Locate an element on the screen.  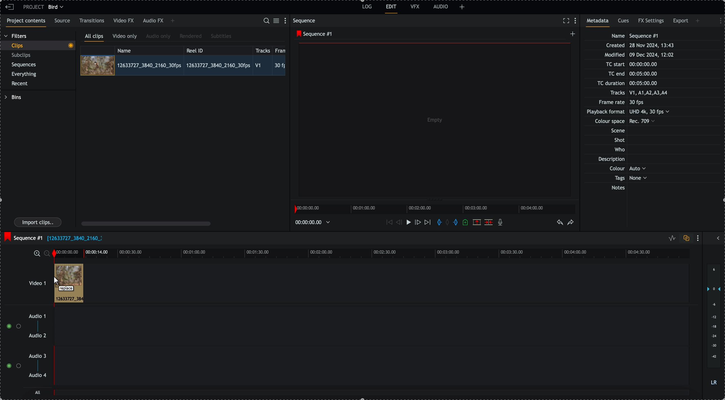
video FX is located at coordinates (124, 21).